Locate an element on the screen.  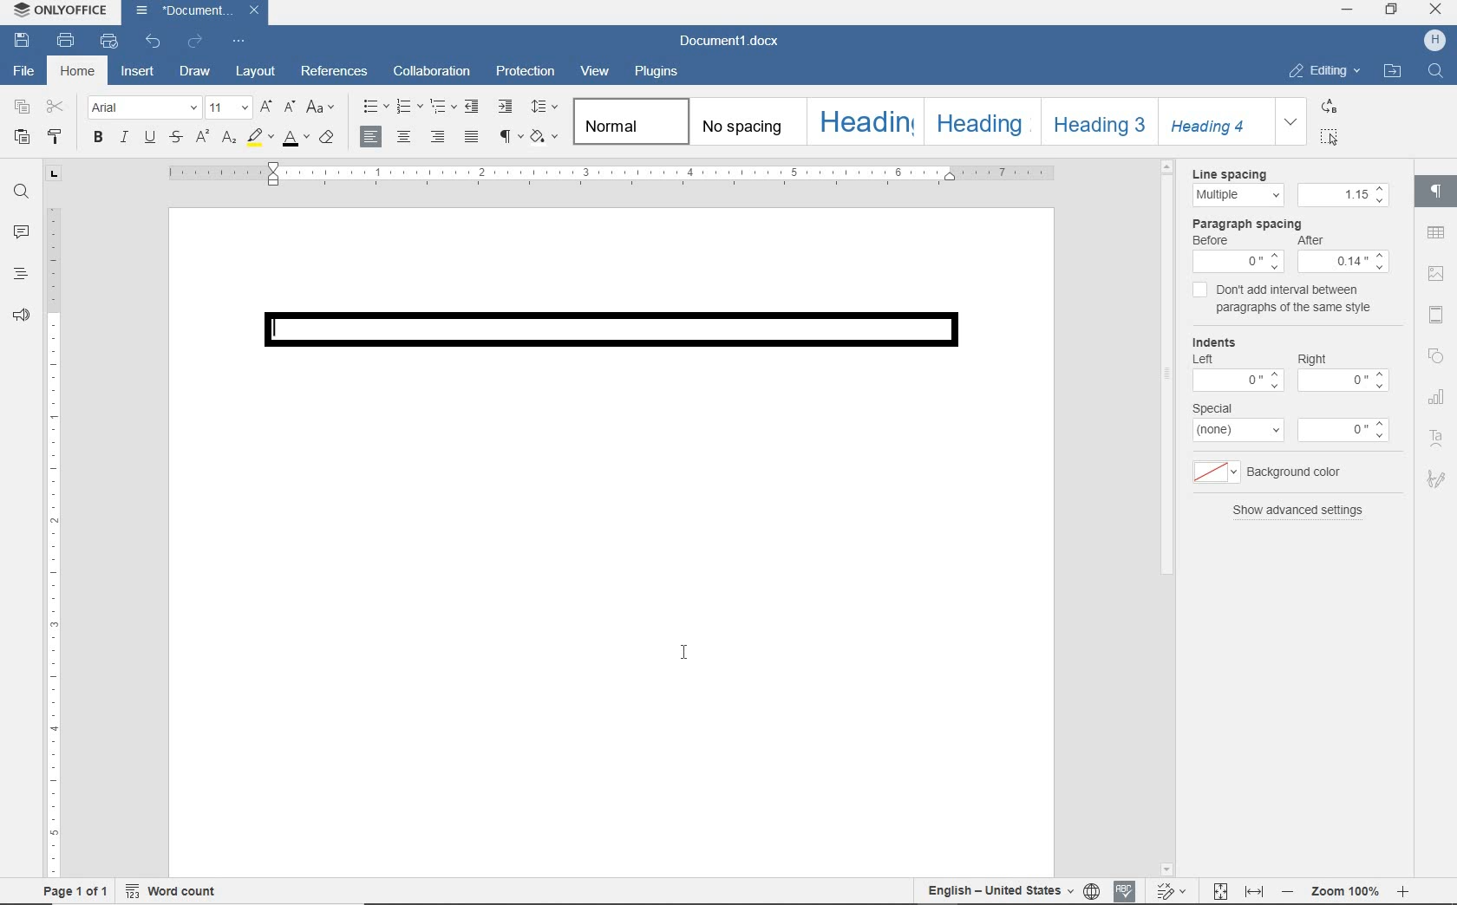
paragraph settings is located at coordinates (1441, 193).